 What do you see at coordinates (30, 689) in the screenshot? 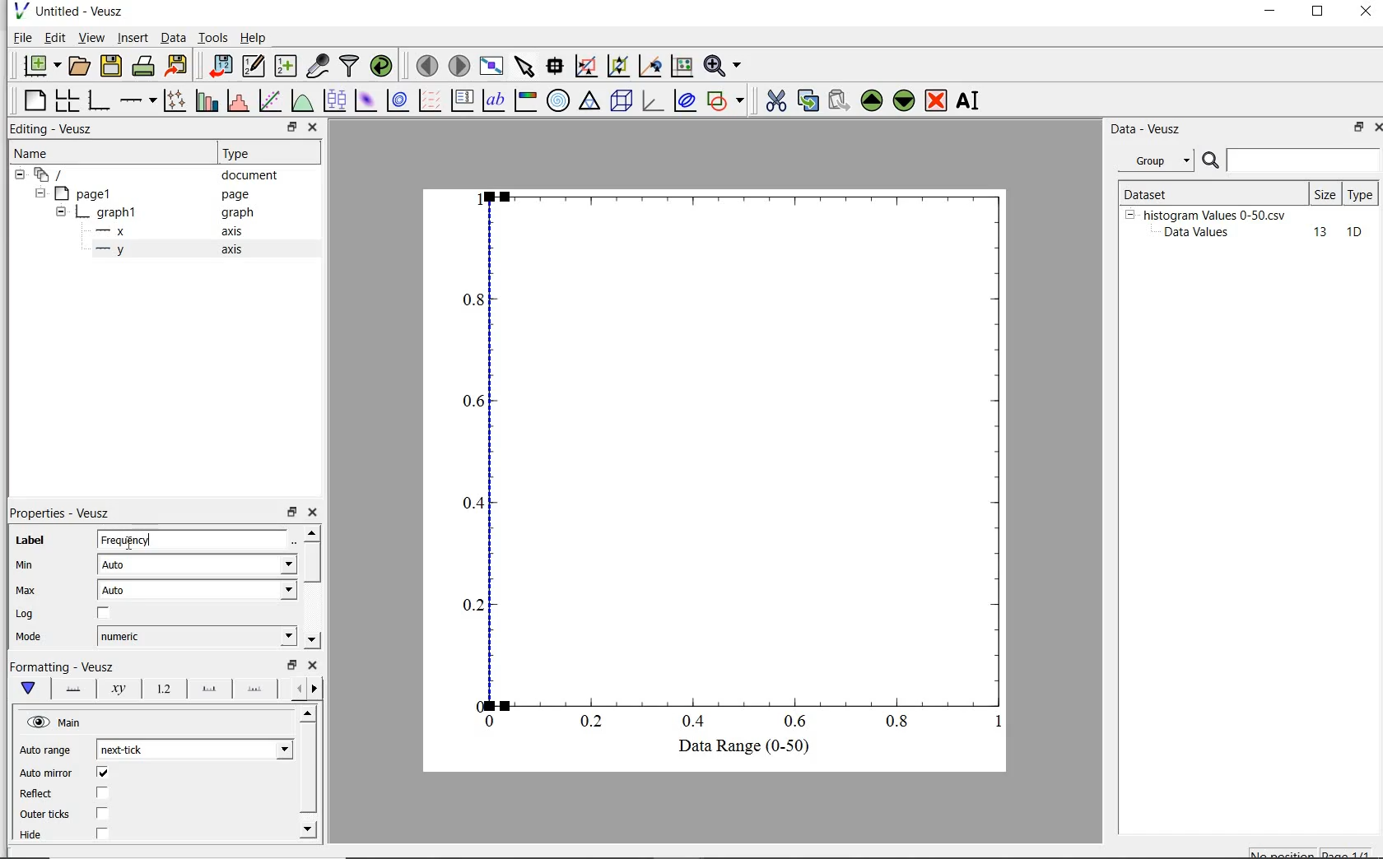
I see `main formatting` at bounding box center [30, 689].